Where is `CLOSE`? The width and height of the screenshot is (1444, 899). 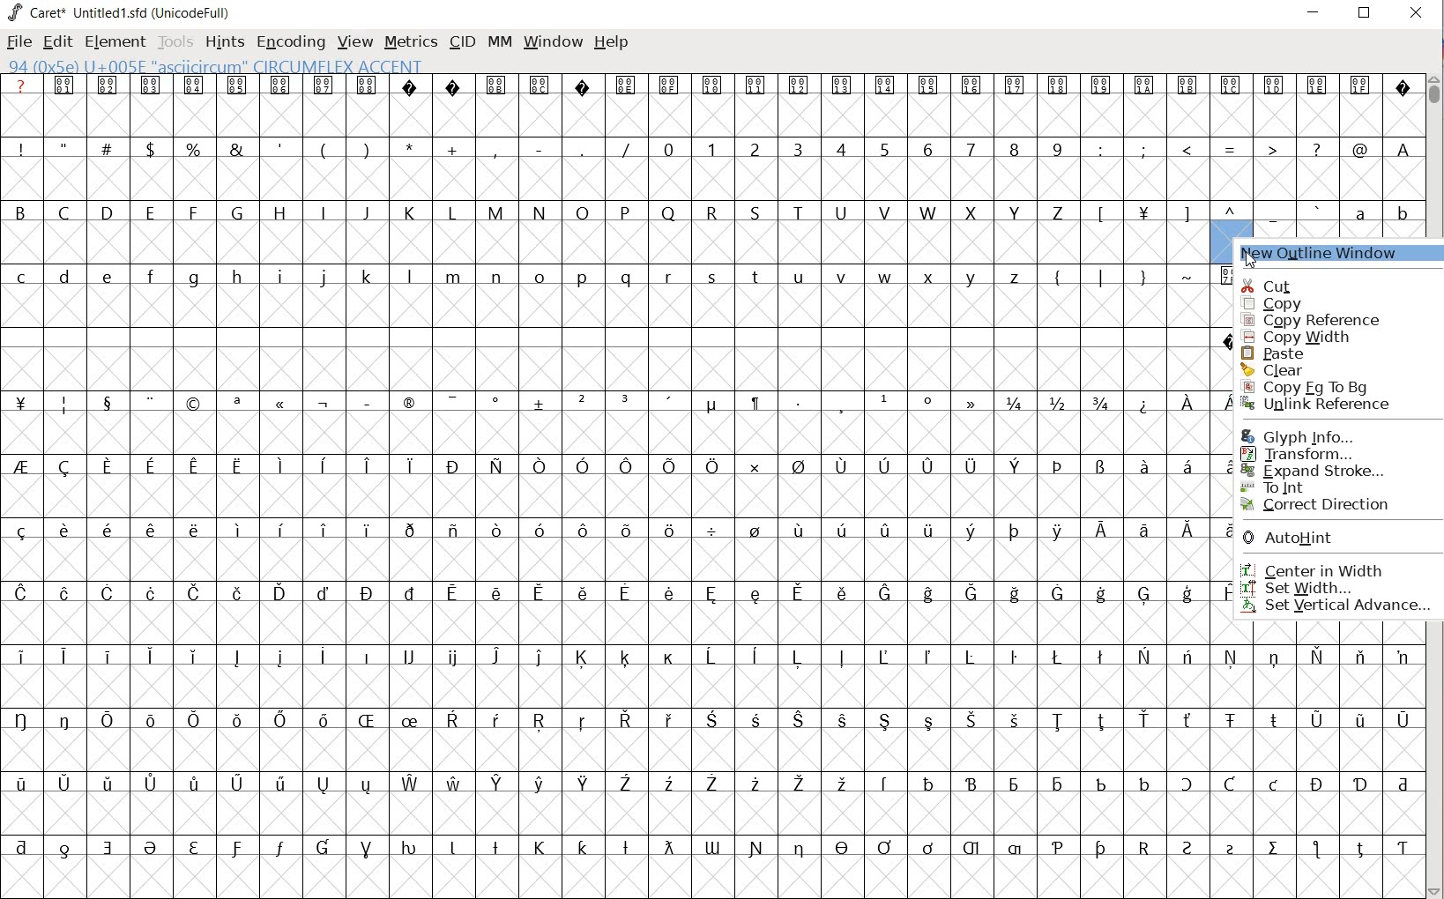 CLOSE is located at coordinates (1414, 14).